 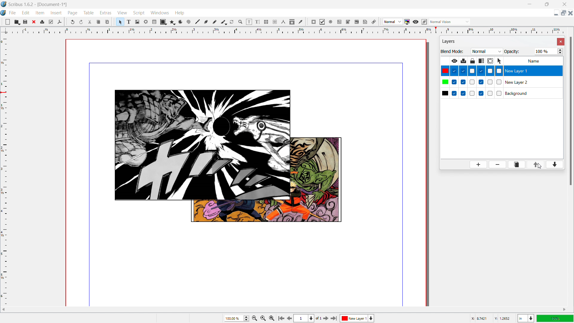 I want to click on lock/unlock layer, so click(x=472, y=61).